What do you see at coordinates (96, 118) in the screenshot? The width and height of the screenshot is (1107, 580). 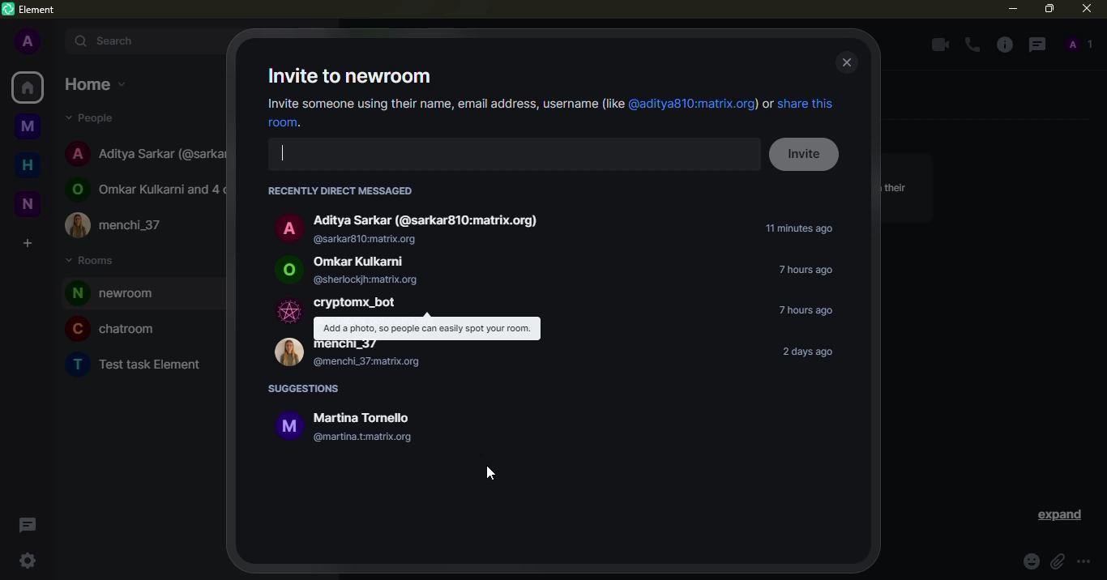 I see `people` at bounding box center [96, 118].